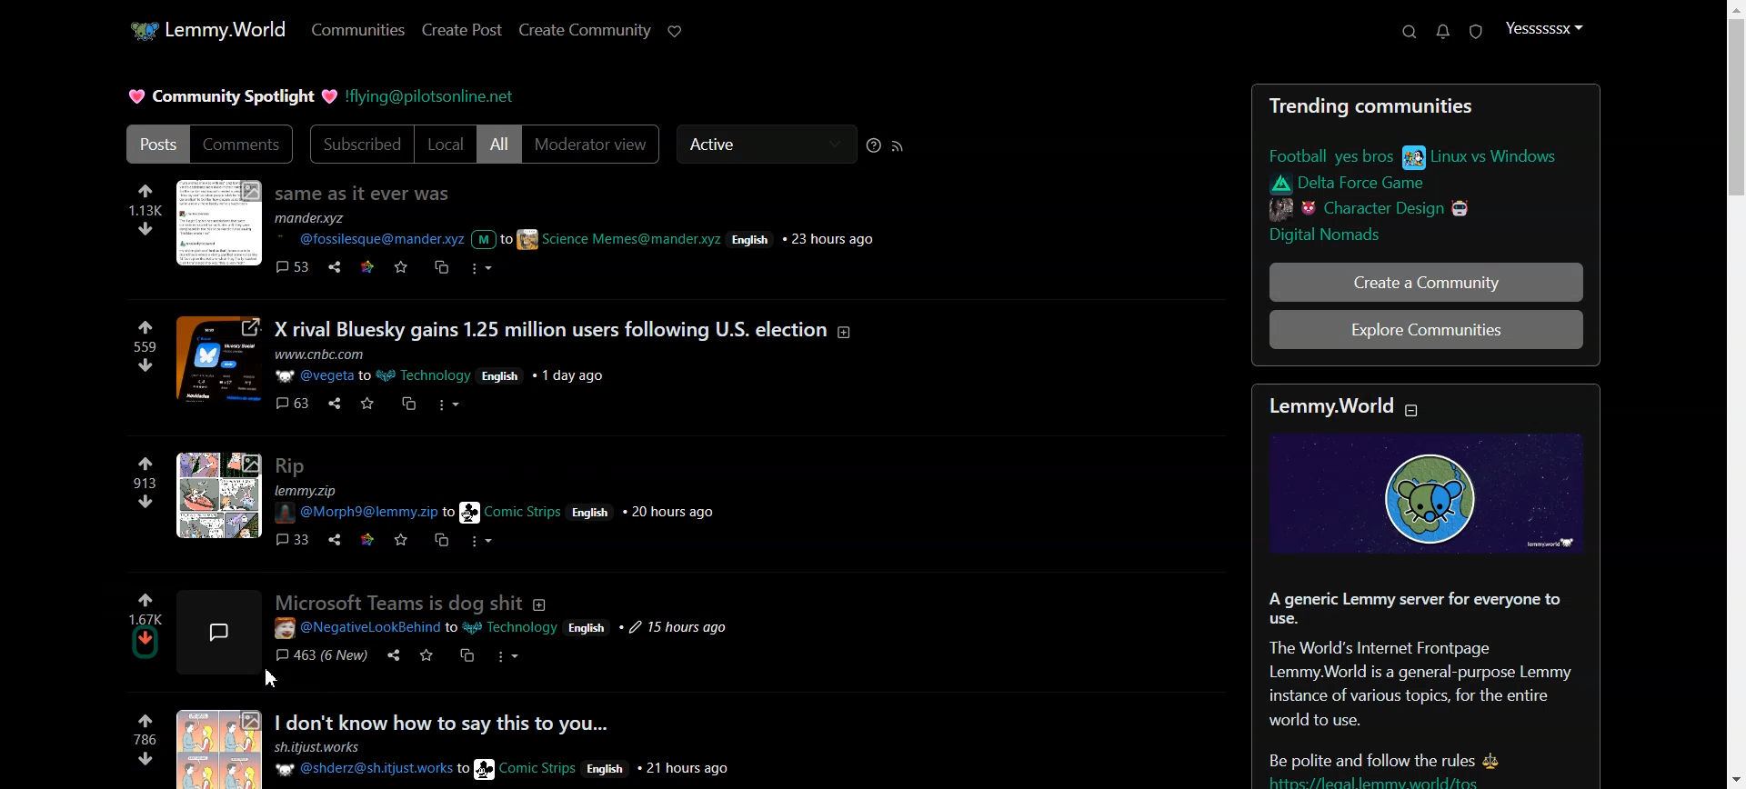  I want to click on link, so click(1424, 156).